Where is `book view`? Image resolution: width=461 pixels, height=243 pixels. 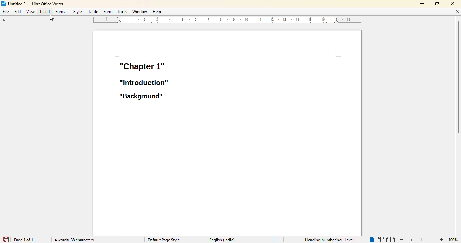
book view is located at coordinates (390, 240).